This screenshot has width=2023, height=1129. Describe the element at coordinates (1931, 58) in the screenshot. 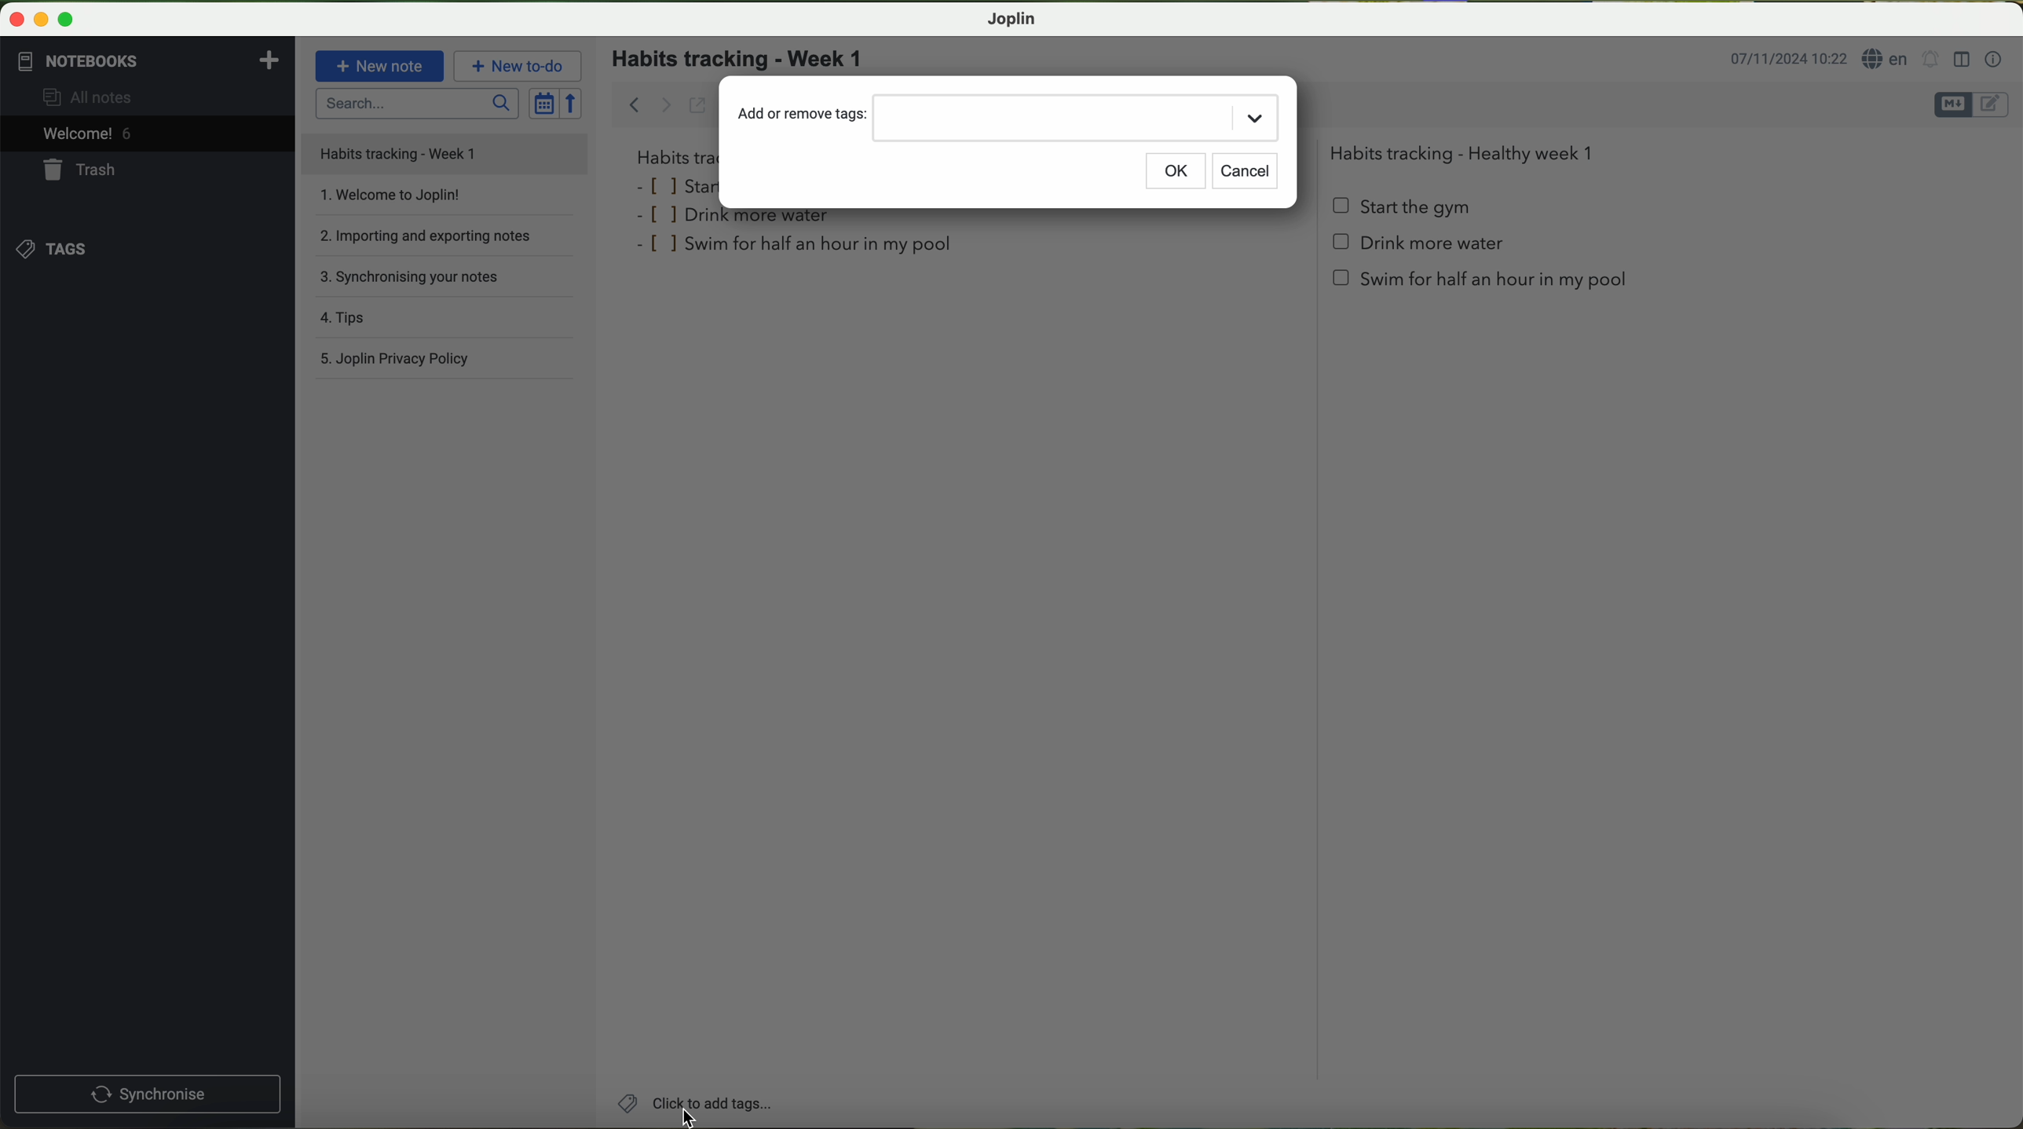

I see `set alarm` at that location.